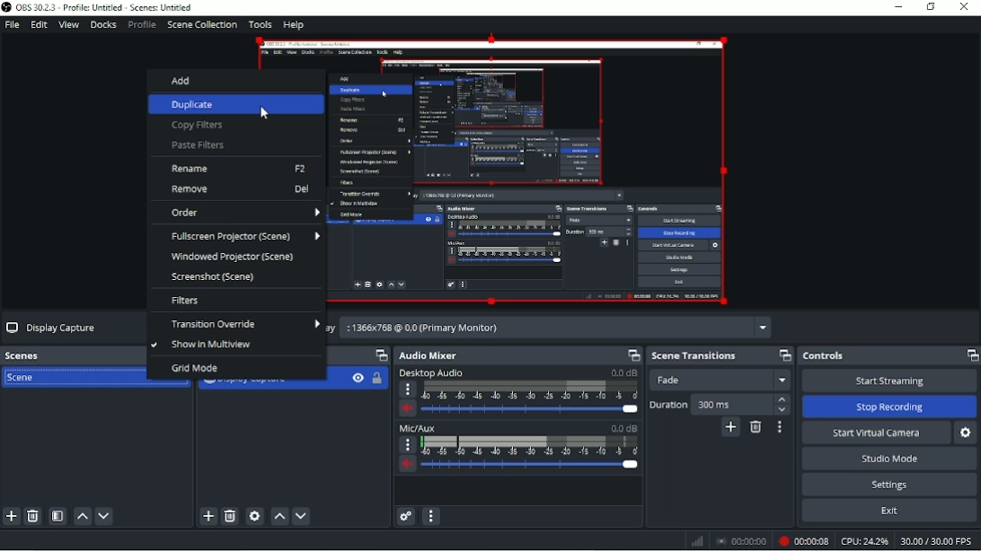 The height and width of the screenshot is (551, 981). Describe the element at coordinates (559, 327) in the screenshot. I see `Display 1366x768 @ 0,0 (Primary Monitor)` at that location.